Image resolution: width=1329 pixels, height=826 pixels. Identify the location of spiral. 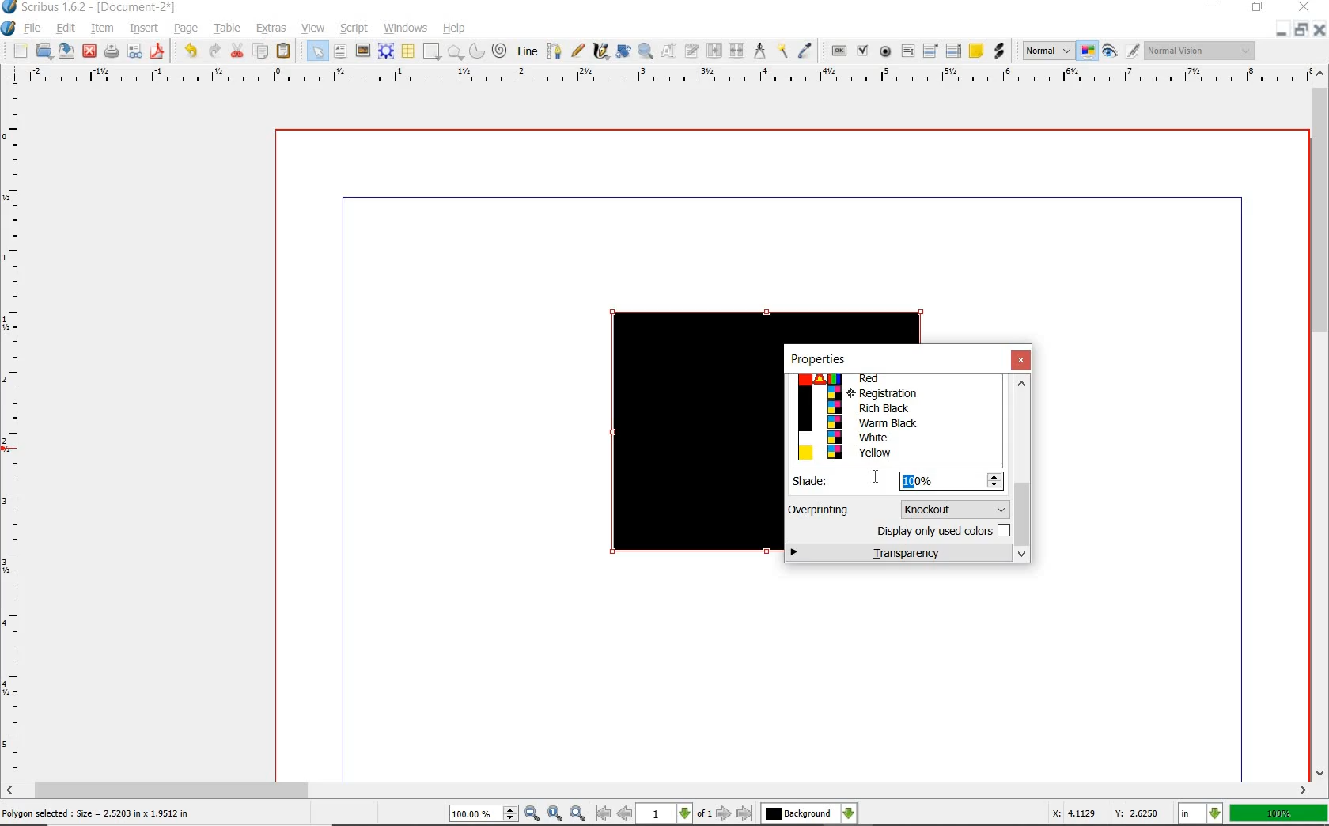
(502, 52).